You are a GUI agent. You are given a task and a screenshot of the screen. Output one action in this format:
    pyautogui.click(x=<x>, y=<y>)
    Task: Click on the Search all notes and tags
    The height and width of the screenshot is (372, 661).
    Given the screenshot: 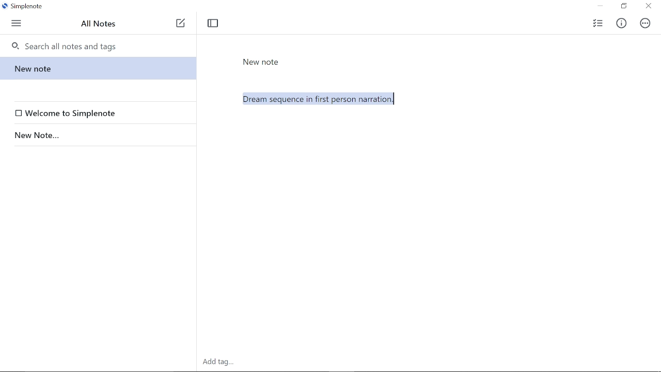 What is the action you would take?
    pyautogui.click(x=102, y=45)
    